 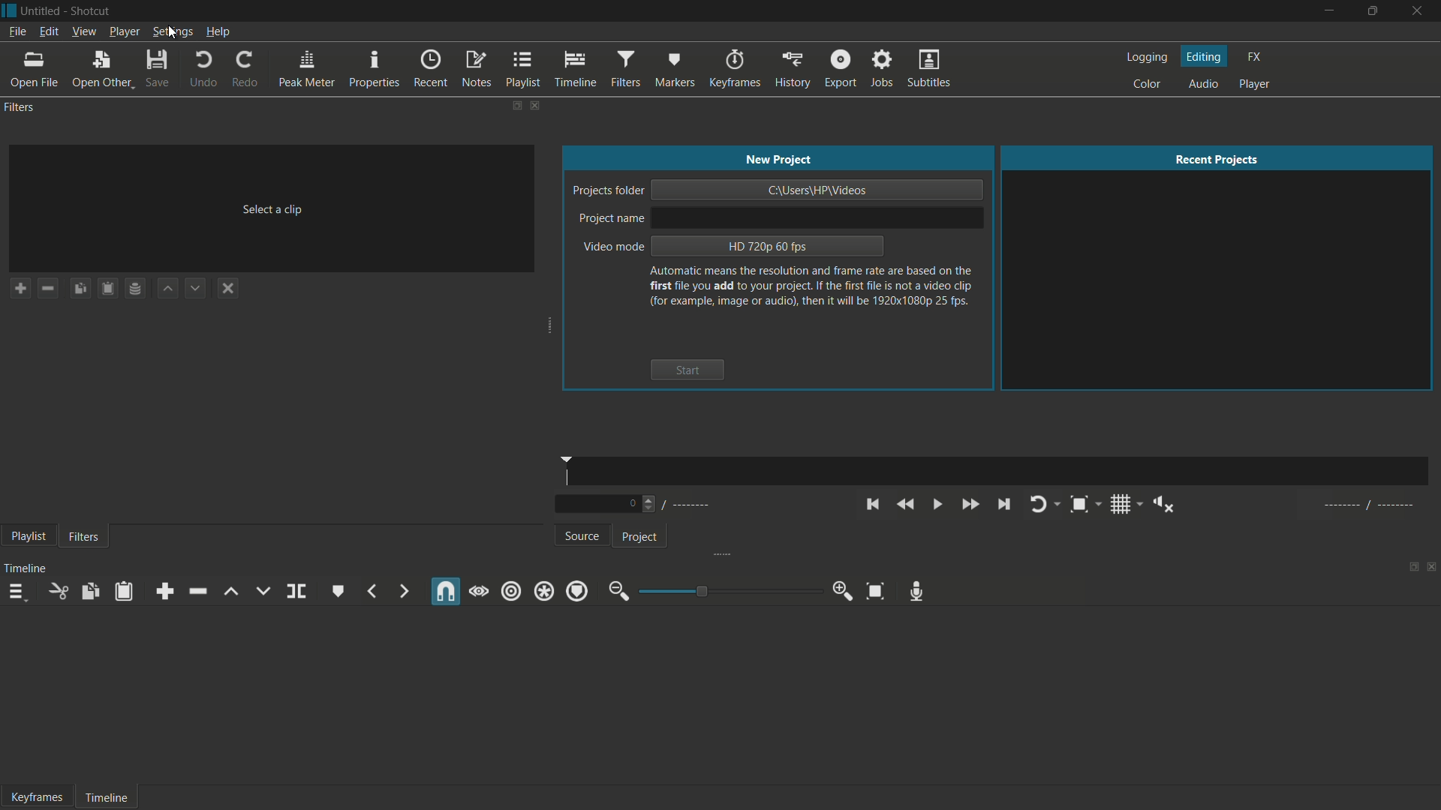 I want to click on show volume control, so click(x=1166, y=505).